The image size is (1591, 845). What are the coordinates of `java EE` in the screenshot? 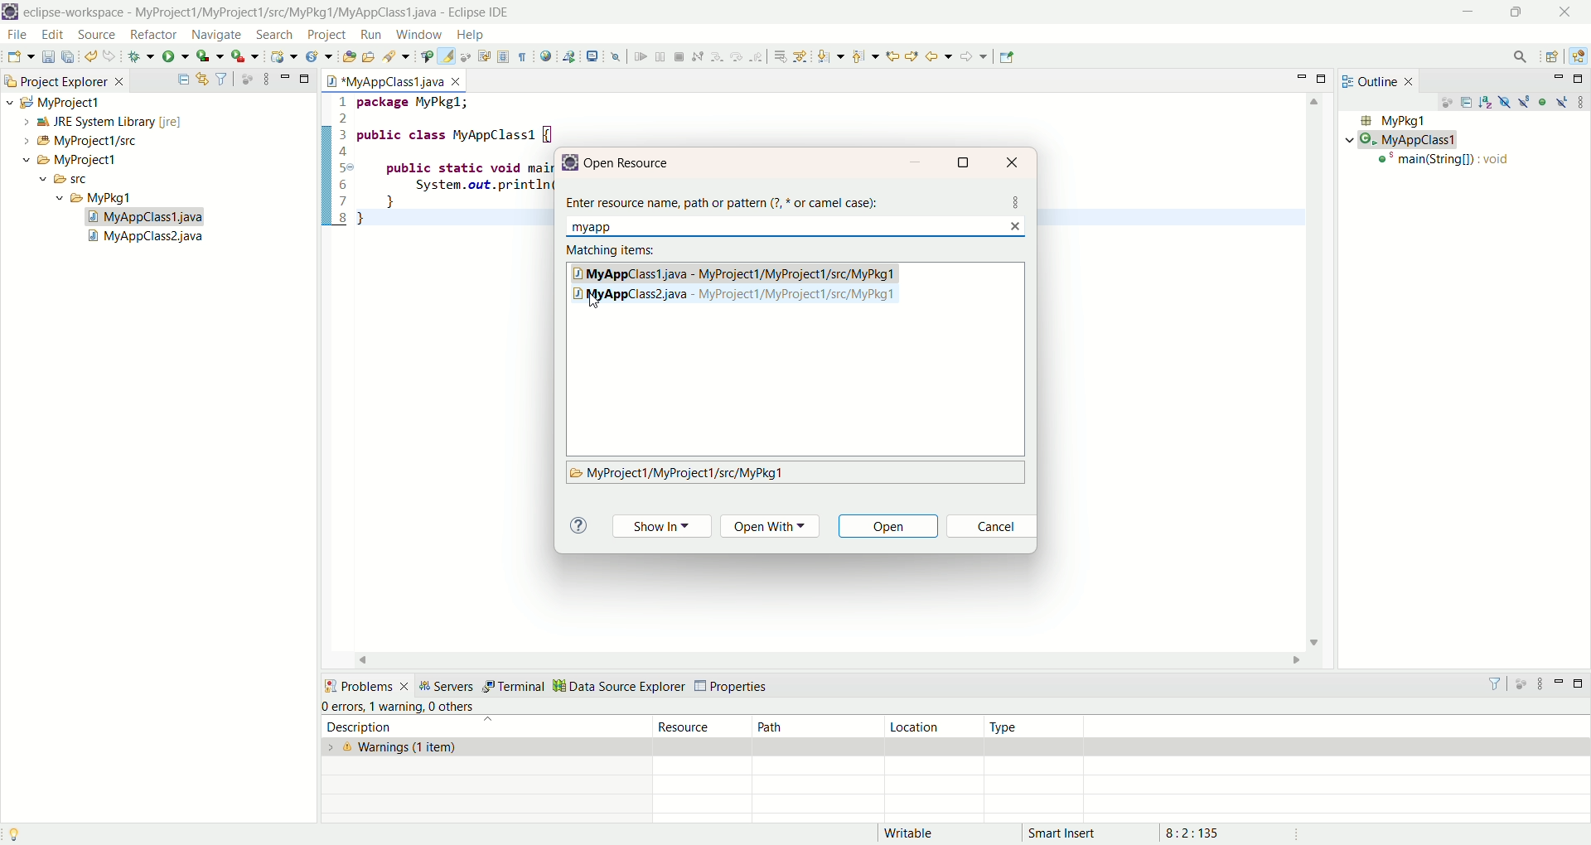 It's located at (1580, 55).